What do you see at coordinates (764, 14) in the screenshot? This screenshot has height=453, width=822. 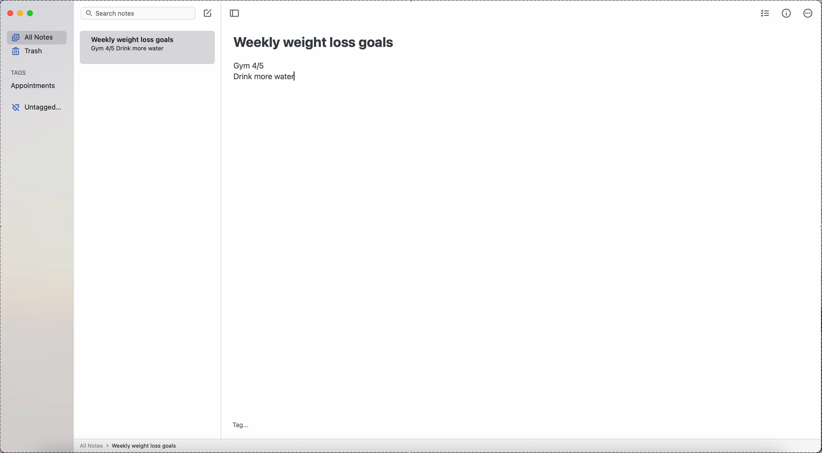 I see `check list` at bounding box center [764, 14].